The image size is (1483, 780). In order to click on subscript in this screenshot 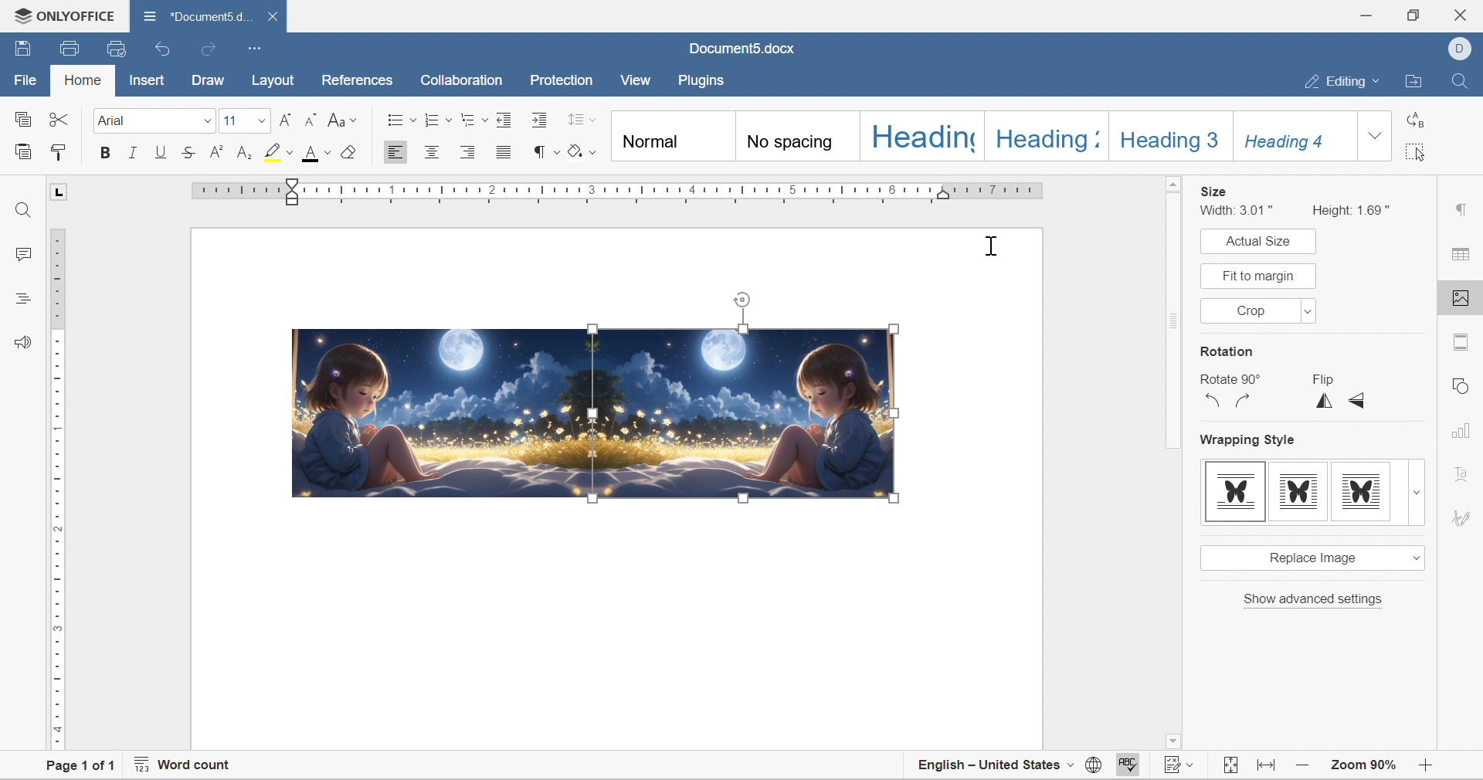, I will do `click(246, 153)`.